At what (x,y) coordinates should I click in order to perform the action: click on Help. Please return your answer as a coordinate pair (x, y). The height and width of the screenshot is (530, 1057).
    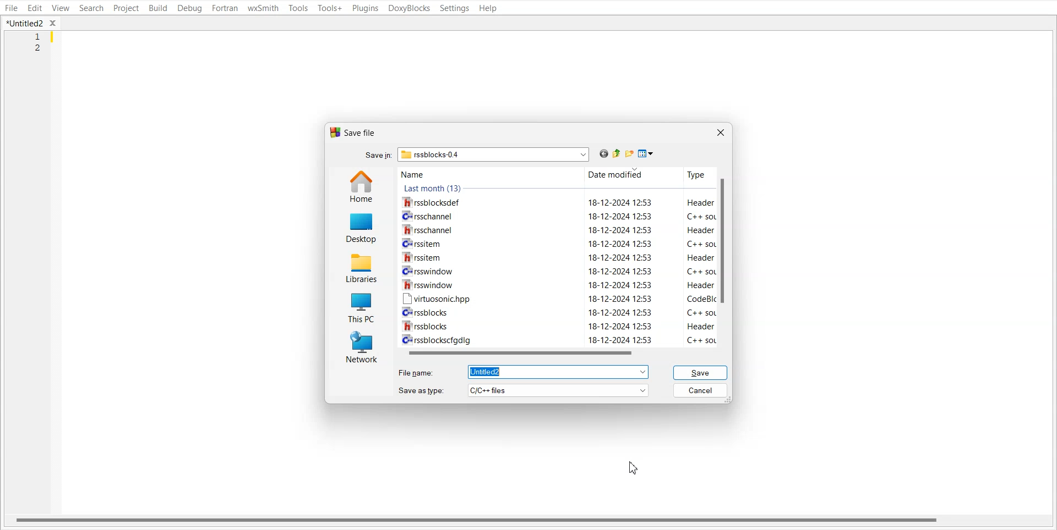
    Looking at the image, I should click on (489, 8).